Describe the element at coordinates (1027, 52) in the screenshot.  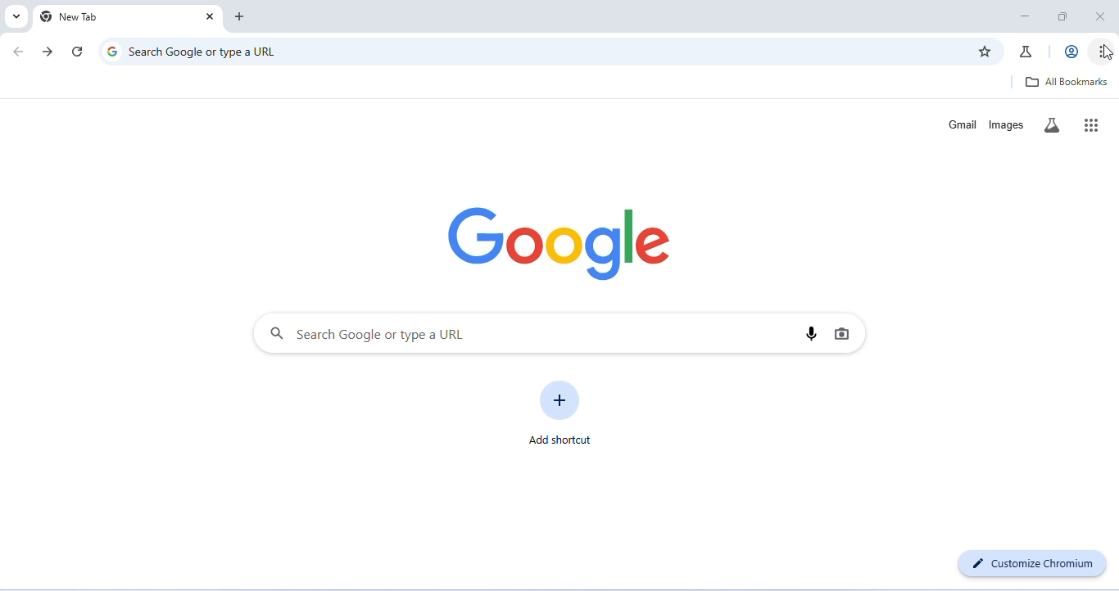
I see `chrome labs` at that location.